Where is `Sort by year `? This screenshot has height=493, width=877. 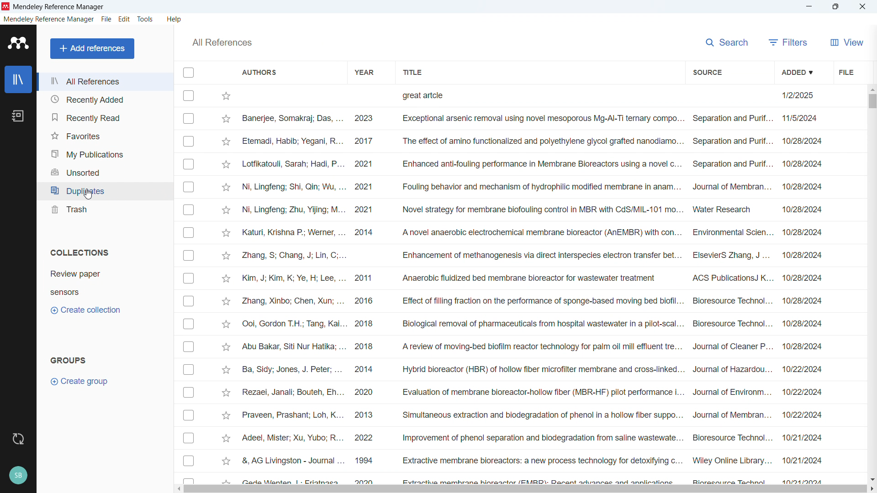 Sort by year  is located at coordinates (363, 72).